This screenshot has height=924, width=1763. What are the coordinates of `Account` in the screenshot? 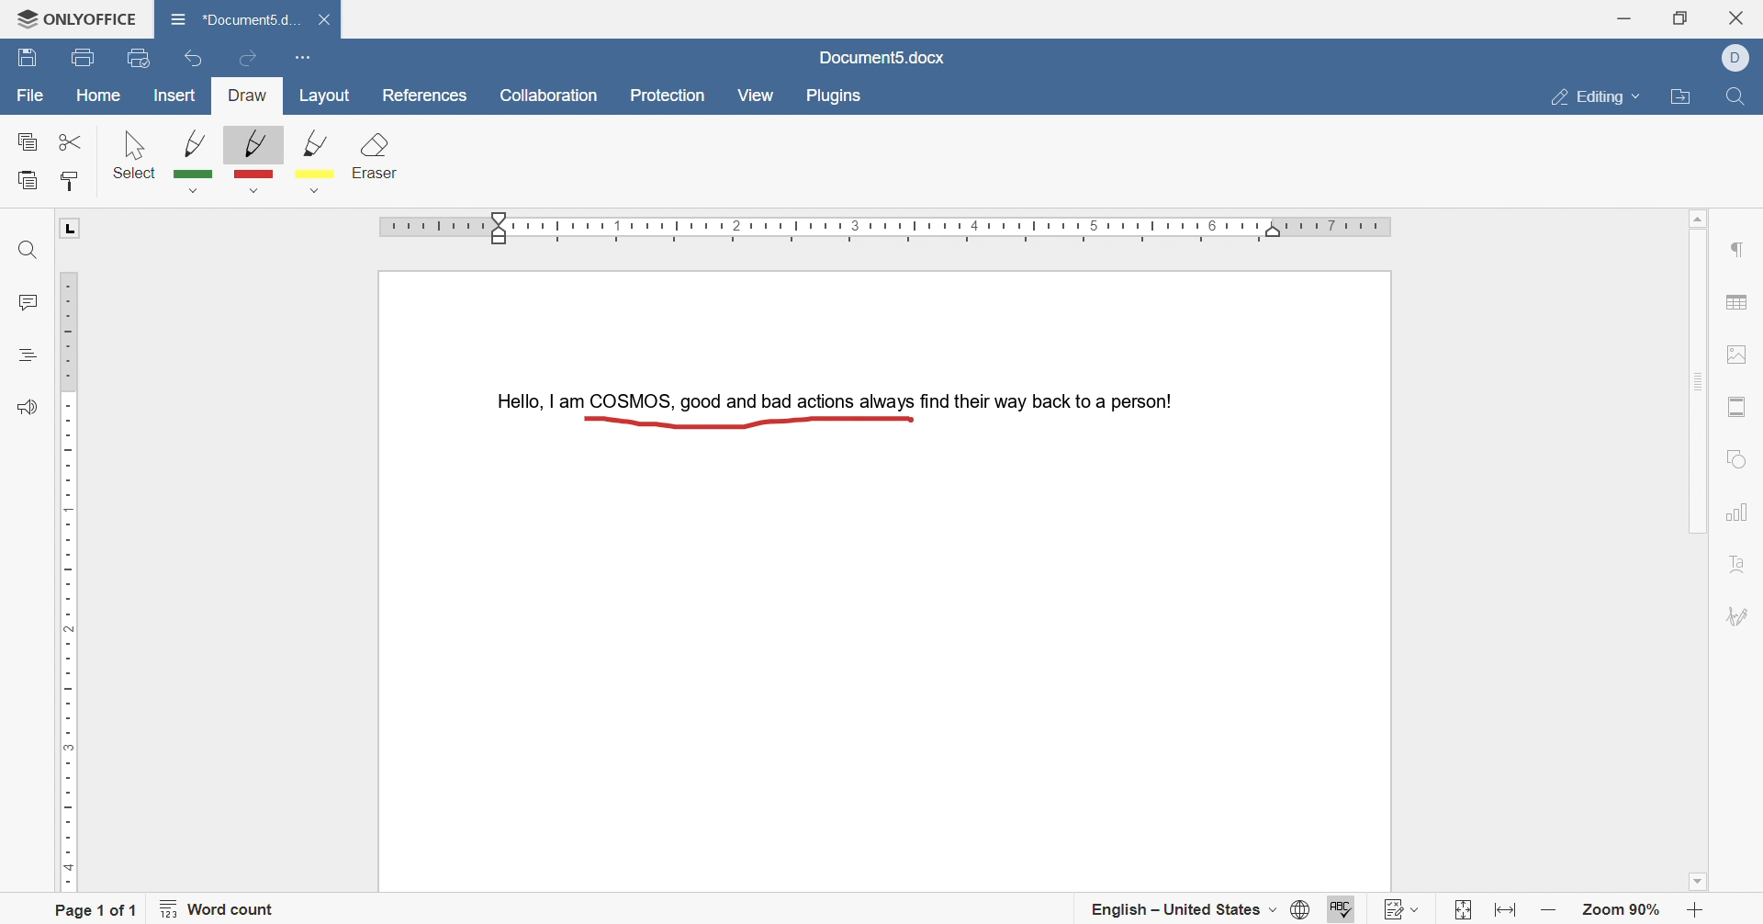 It's located at (1741, 58).